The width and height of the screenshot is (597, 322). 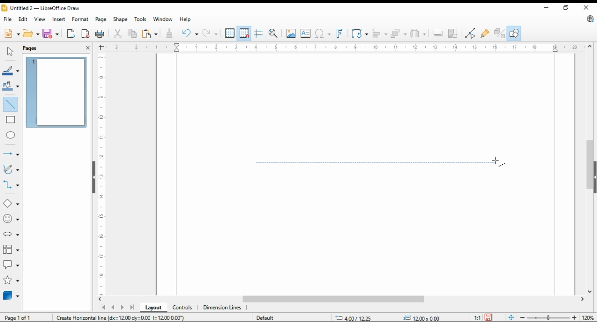 What do you see at coordinates (12, 33) in the screenshot?
I see `new` at bounding box center [12, 33].